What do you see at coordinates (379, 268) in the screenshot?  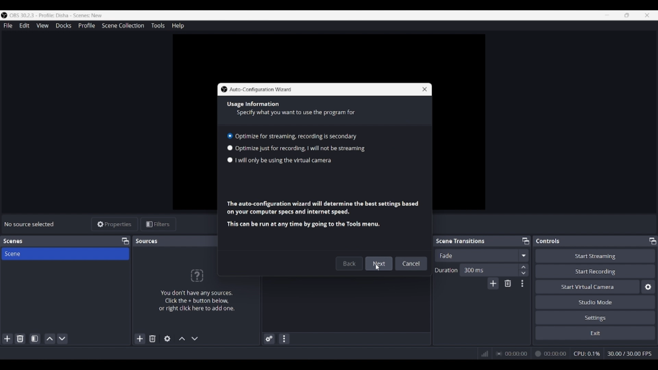 I see `Cursor` at bounding box center [379, 268].